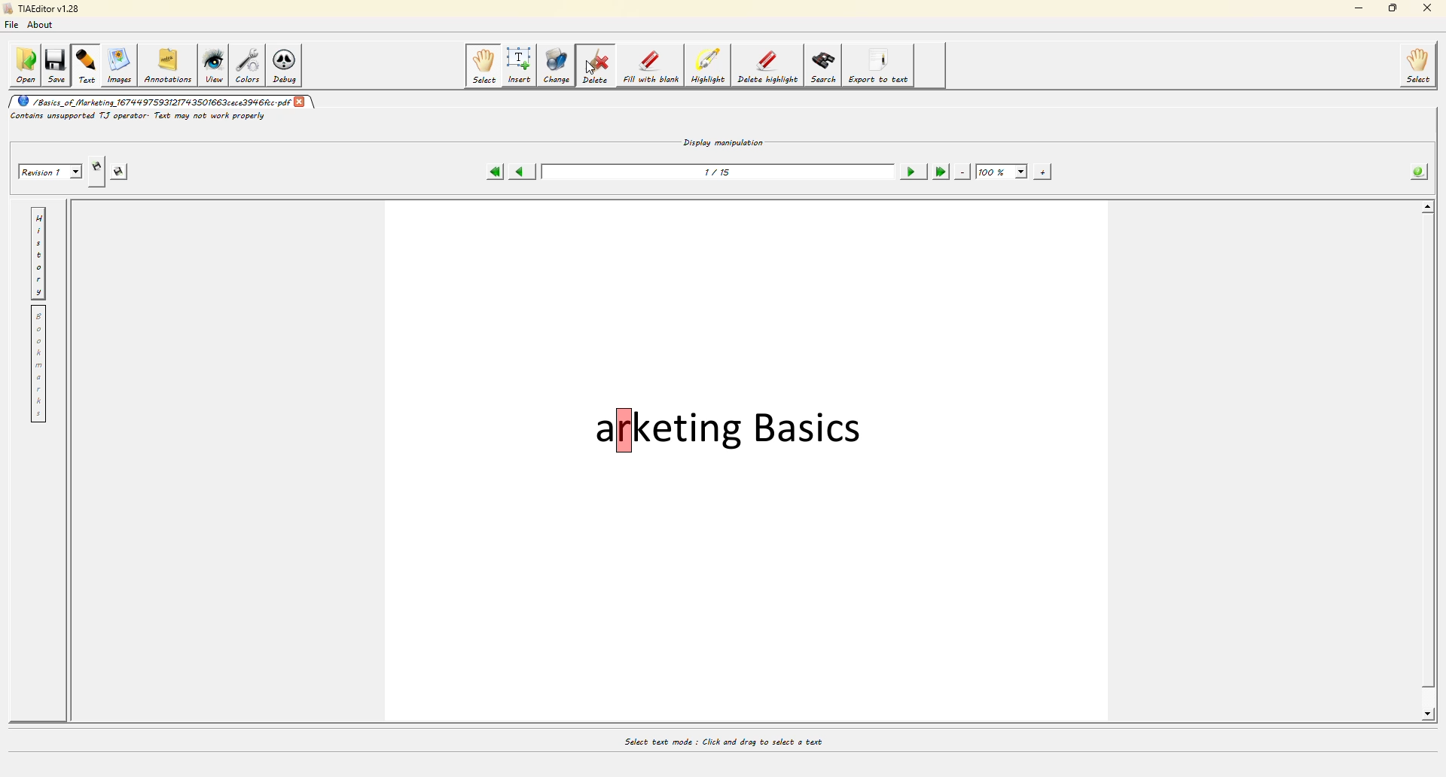 This screenshot has width=1446, height=777. I want to click on annotations, so click(168, 66).